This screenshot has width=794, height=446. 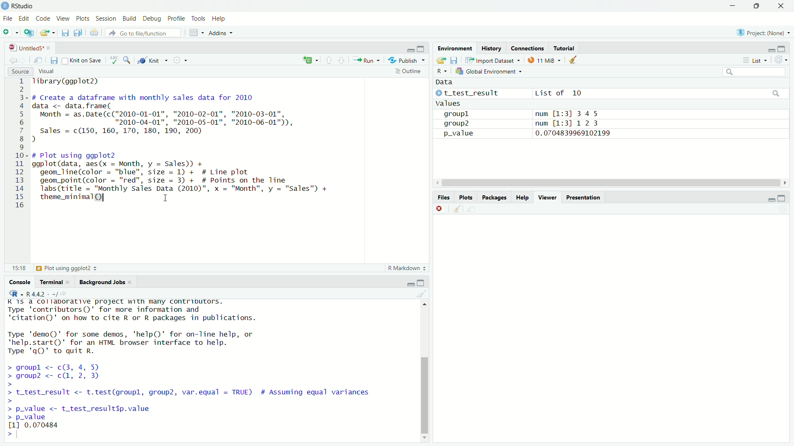 I want to click on View, so click(x=63, y=17).